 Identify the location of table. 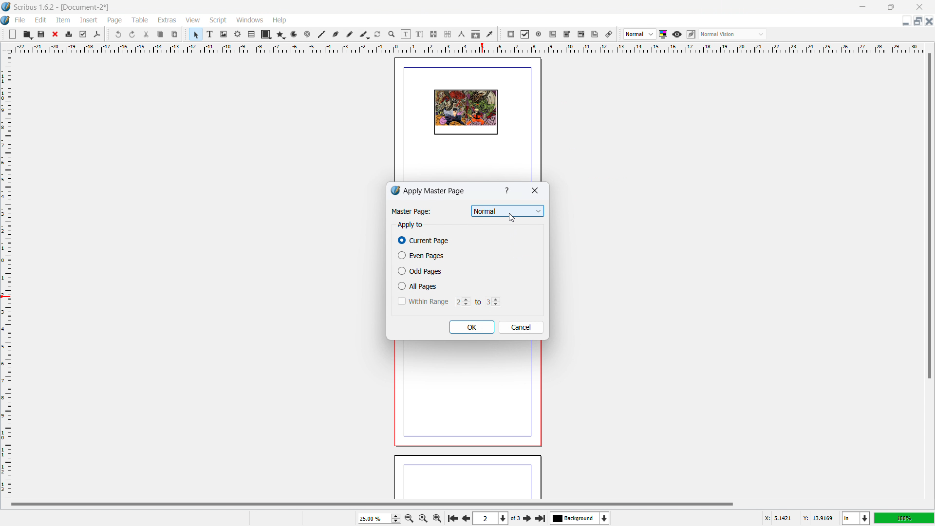
(252, 35).